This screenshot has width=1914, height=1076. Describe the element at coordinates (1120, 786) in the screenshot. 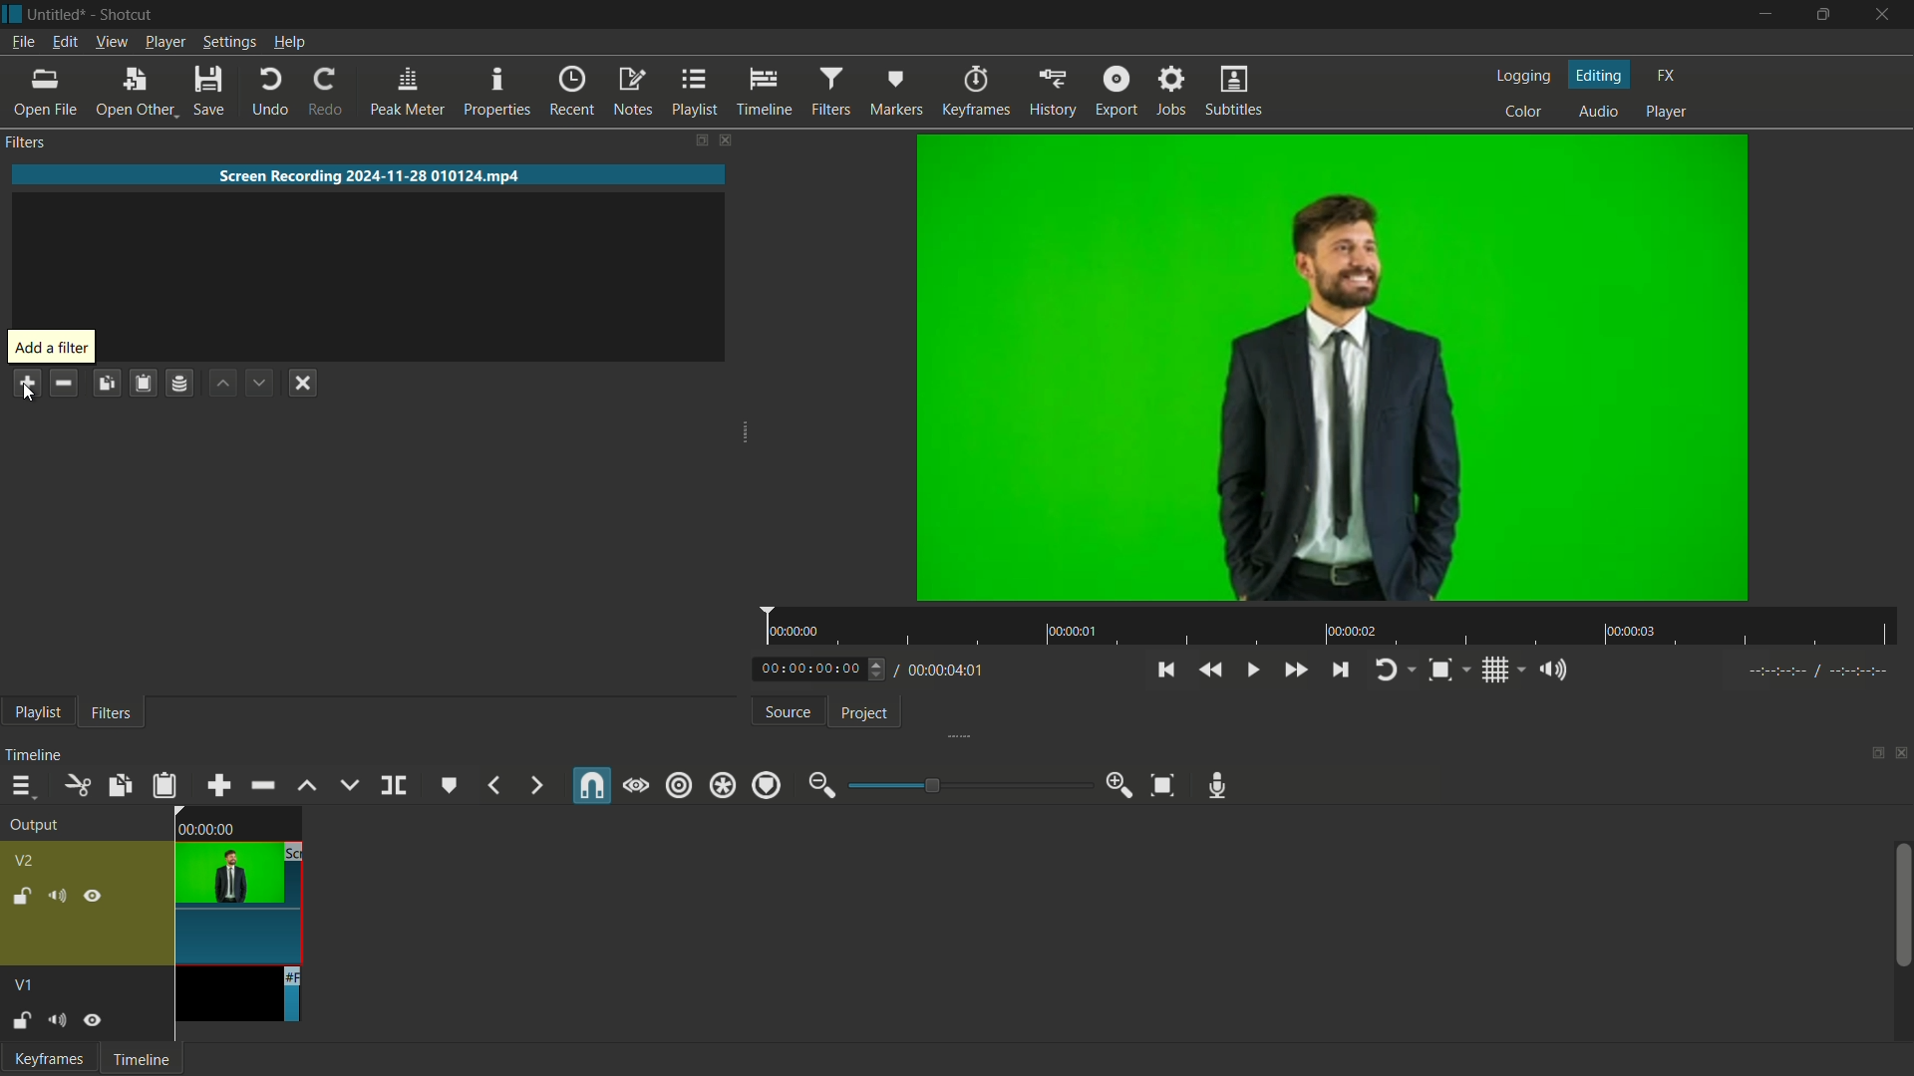

I see `zoom in` at that location.